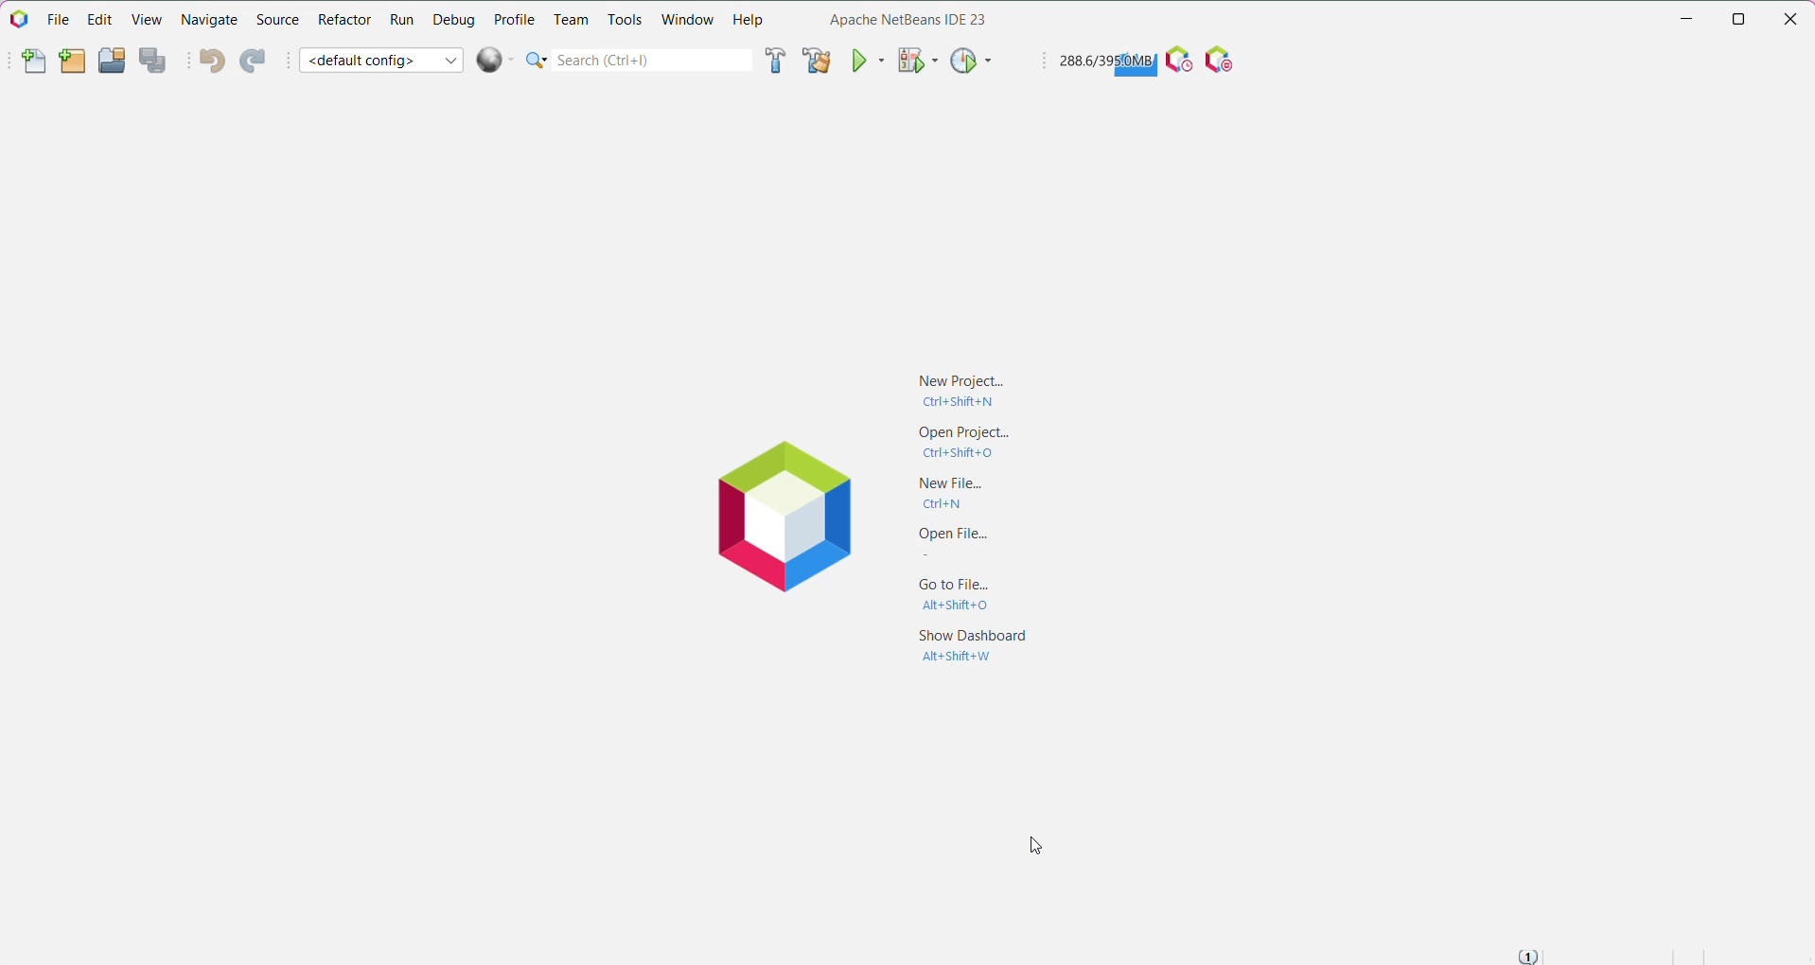 The width and height of the screenshot is (1815, 965). What do you see at coordinates (916, 61) in the screenshot?
I see `Debug Project` at bounding box center [916, 61].